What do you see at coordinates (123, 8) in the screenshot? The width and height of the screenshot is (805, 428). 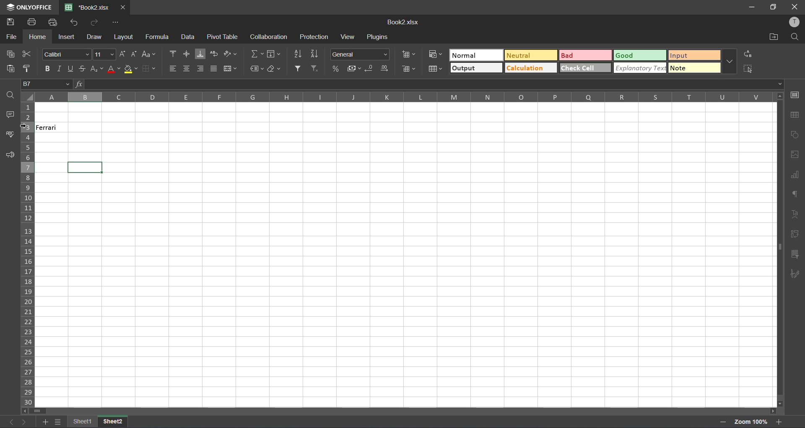 I see `close` at bounding box center [123, 8].